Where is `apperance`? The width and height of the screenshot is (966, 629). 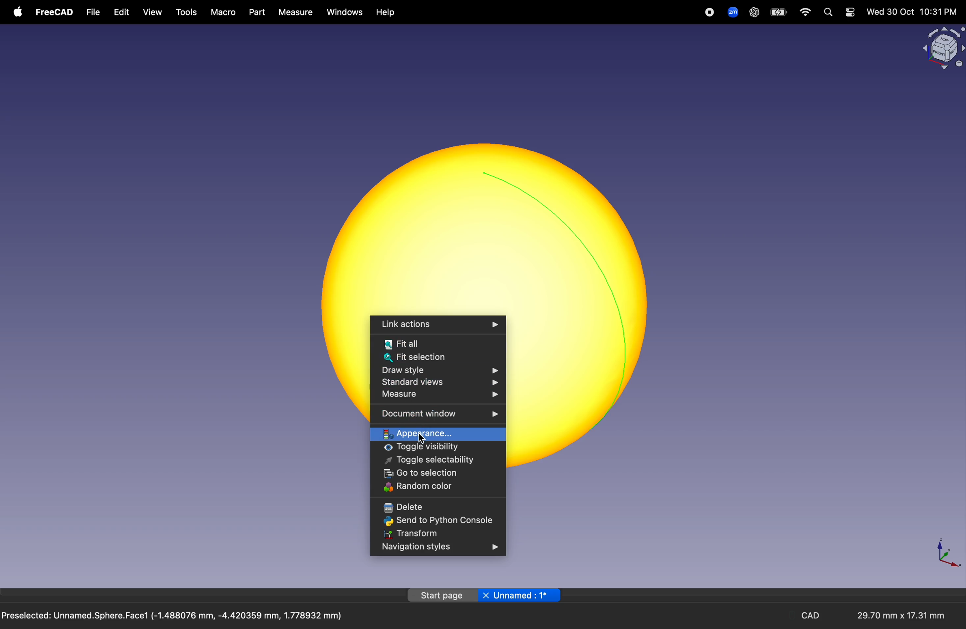
apperance is located at coordinates (438, 432).